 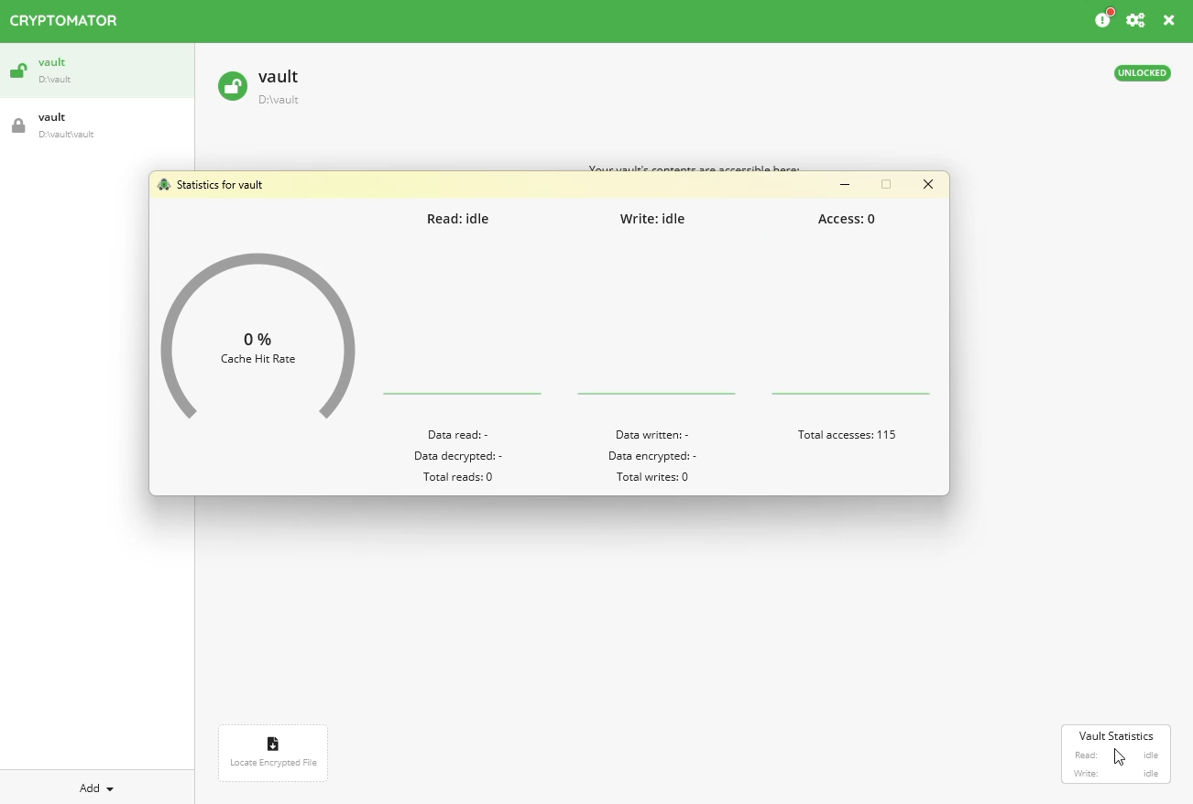 What do you see at coordinates (458, 457) in the screenshot?
I see `data decrypted` at bounding box center [458, 457].